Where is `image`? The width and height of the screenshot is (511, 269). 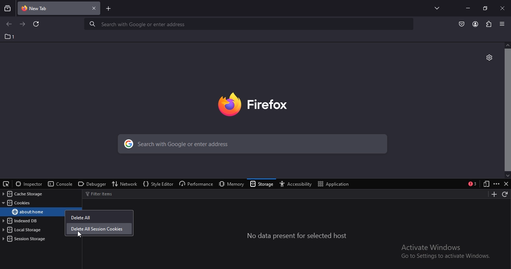 image is located at coordinates (264, 103).